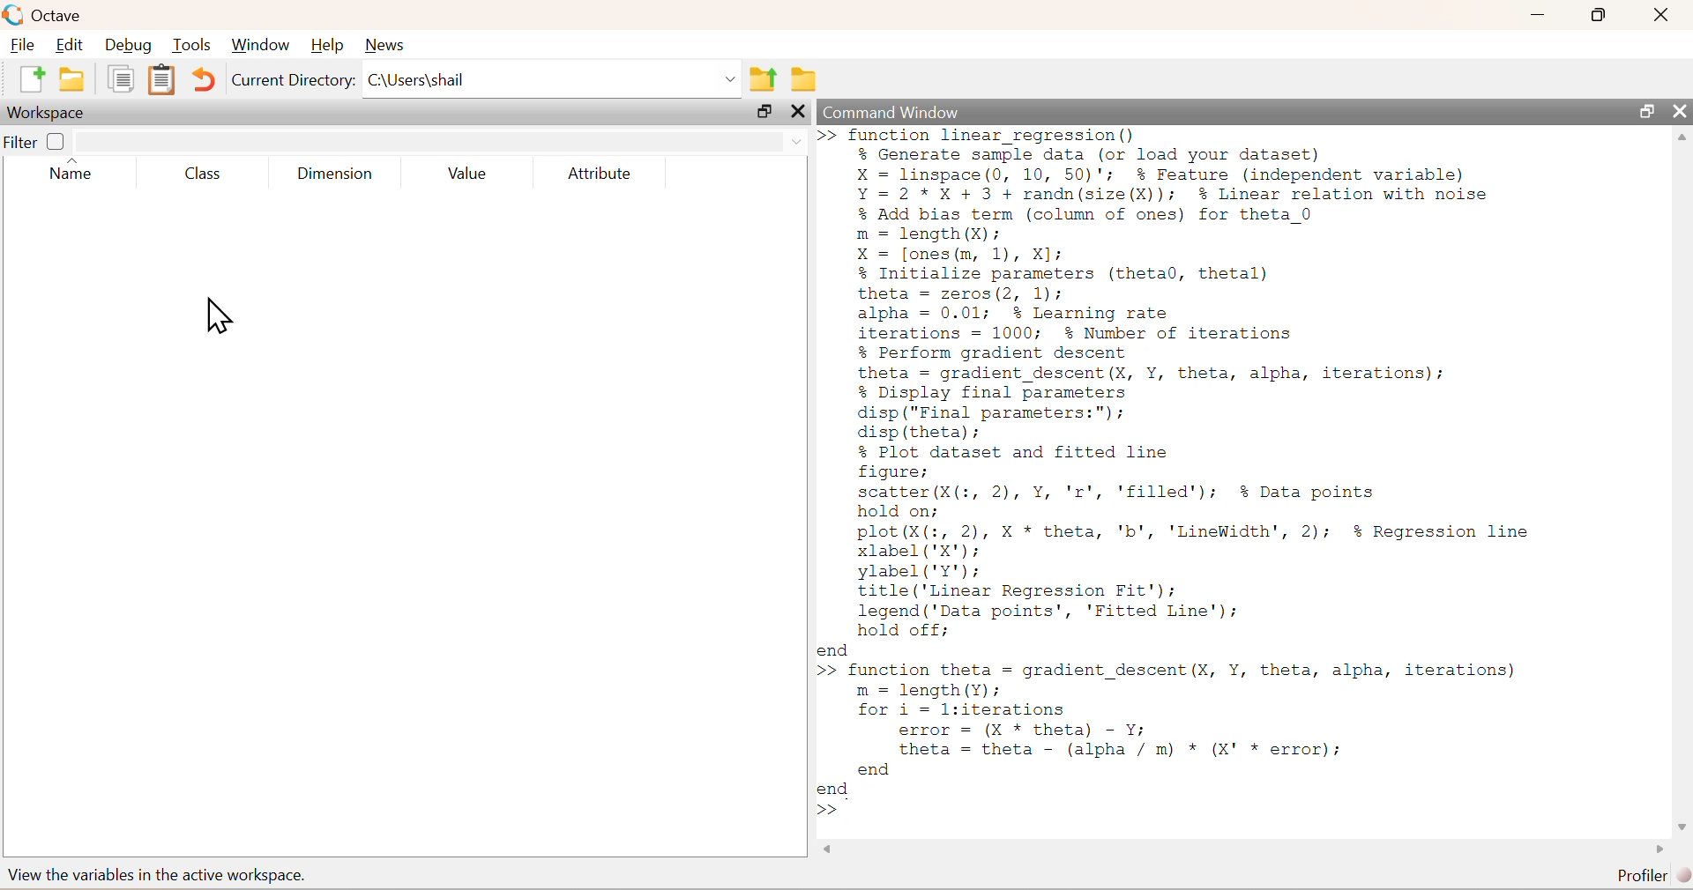 The height and width of the screenshot is (890, 1693). I want to click on scroll right, so click(828, 849).